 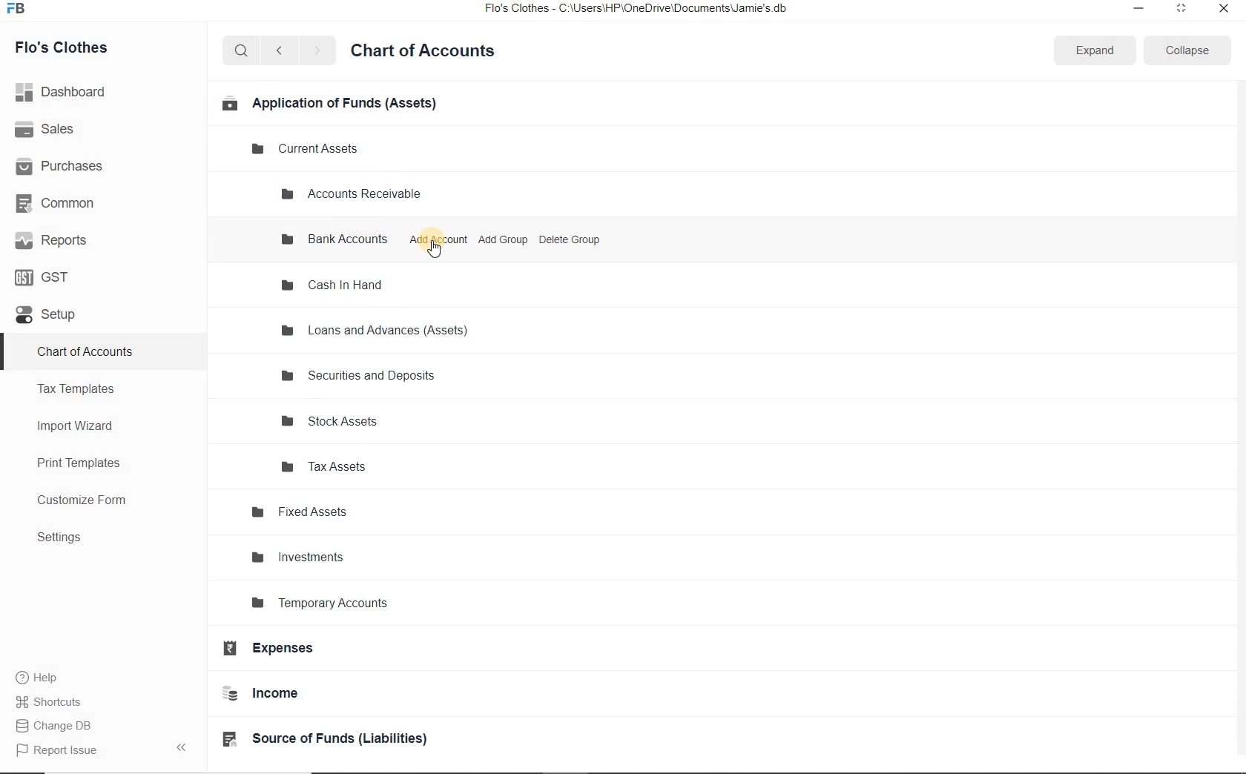 I want to click on GST, so click(x=48, y=276).